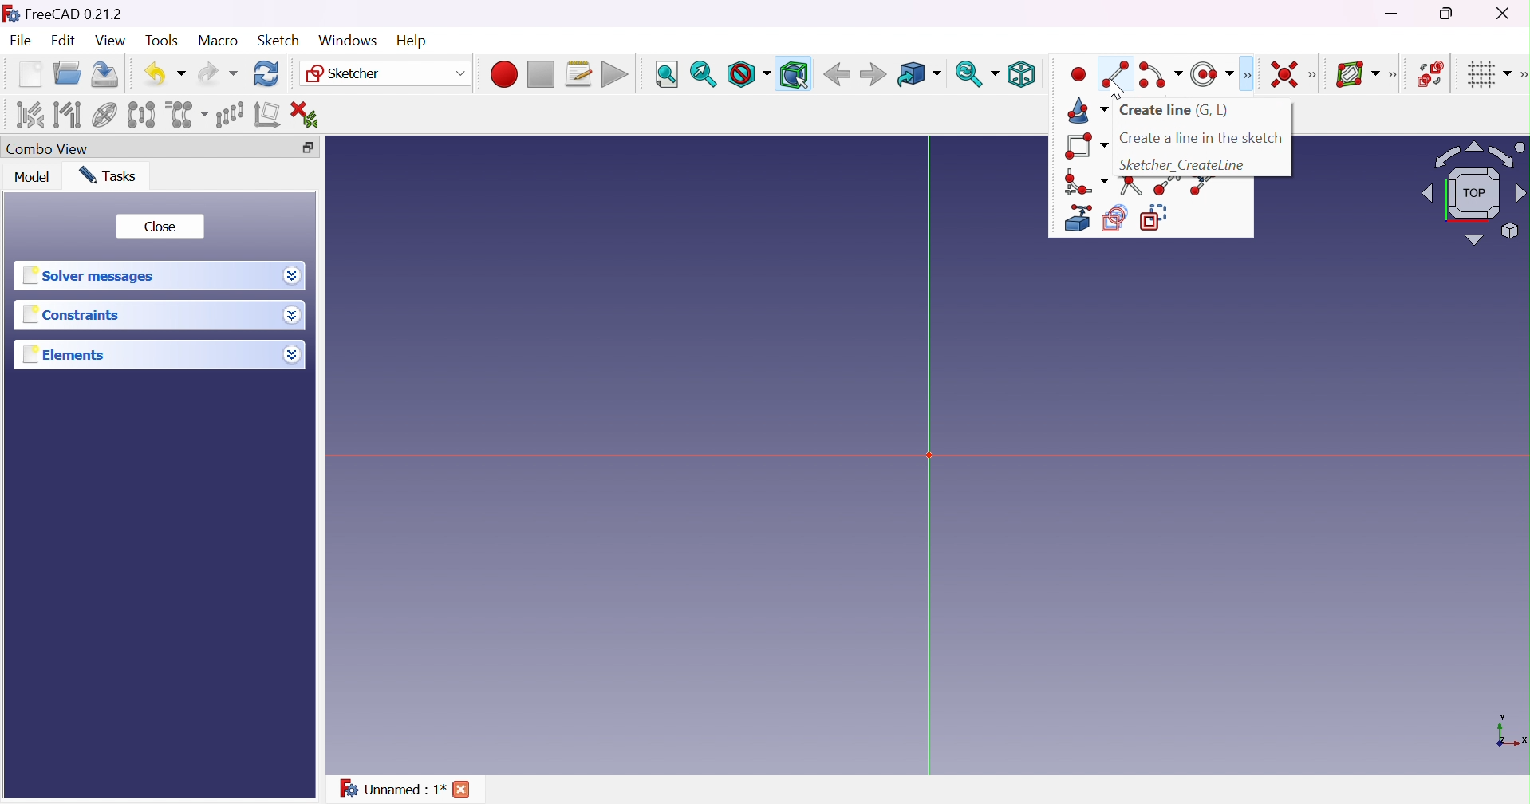 Image resolution: width=1530 pixels, height=804 pixels. I want to click on Show/hide internal geometry, so click(104, 116).